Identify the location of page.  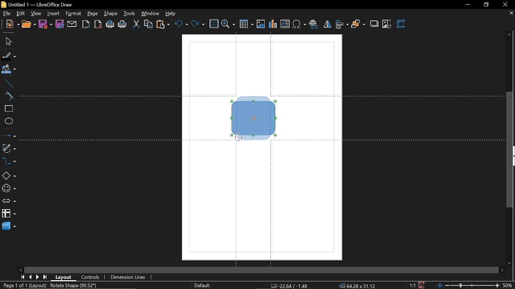
(93, 14).